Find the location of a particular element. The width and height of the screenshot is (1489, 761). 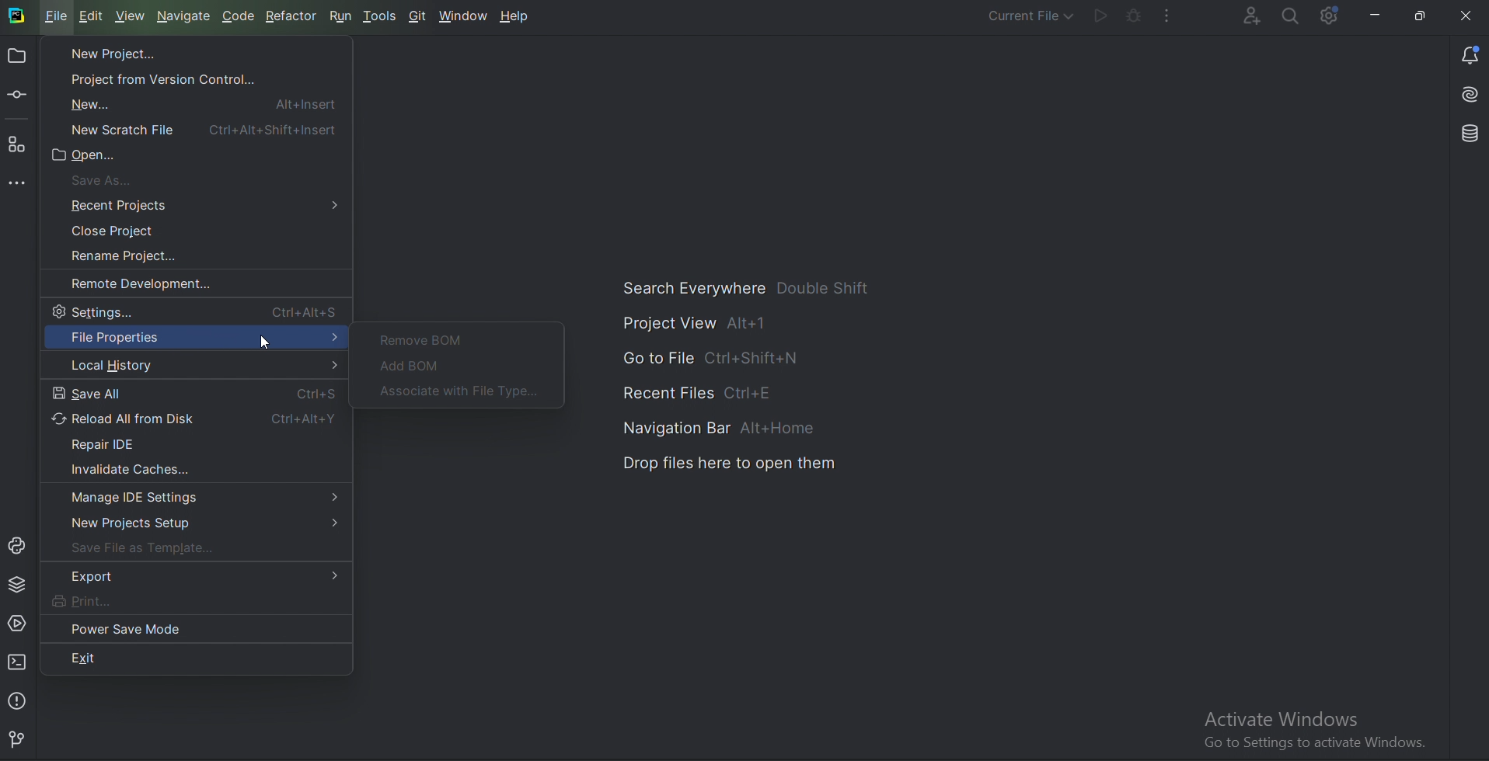

Power save mode is located at coordinates (129, 628).